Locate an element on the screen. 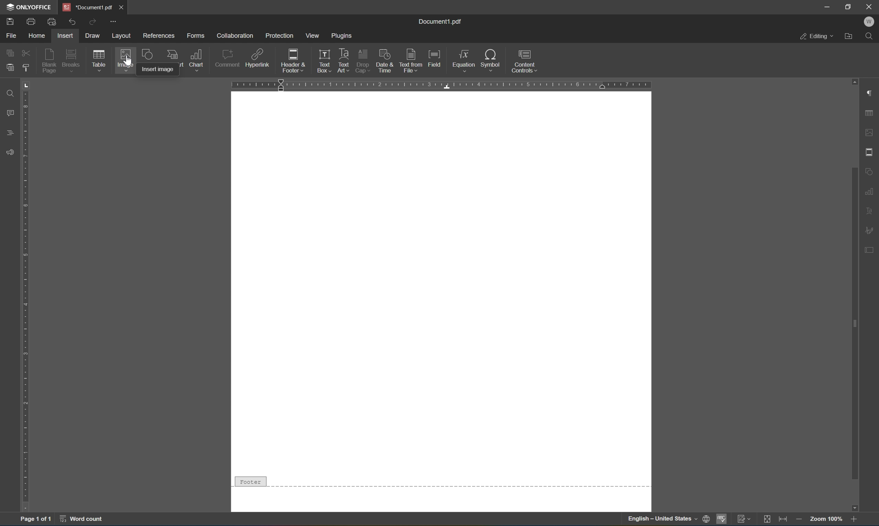 The image size is (879, 526). layout is located at coordinates (123, 35).